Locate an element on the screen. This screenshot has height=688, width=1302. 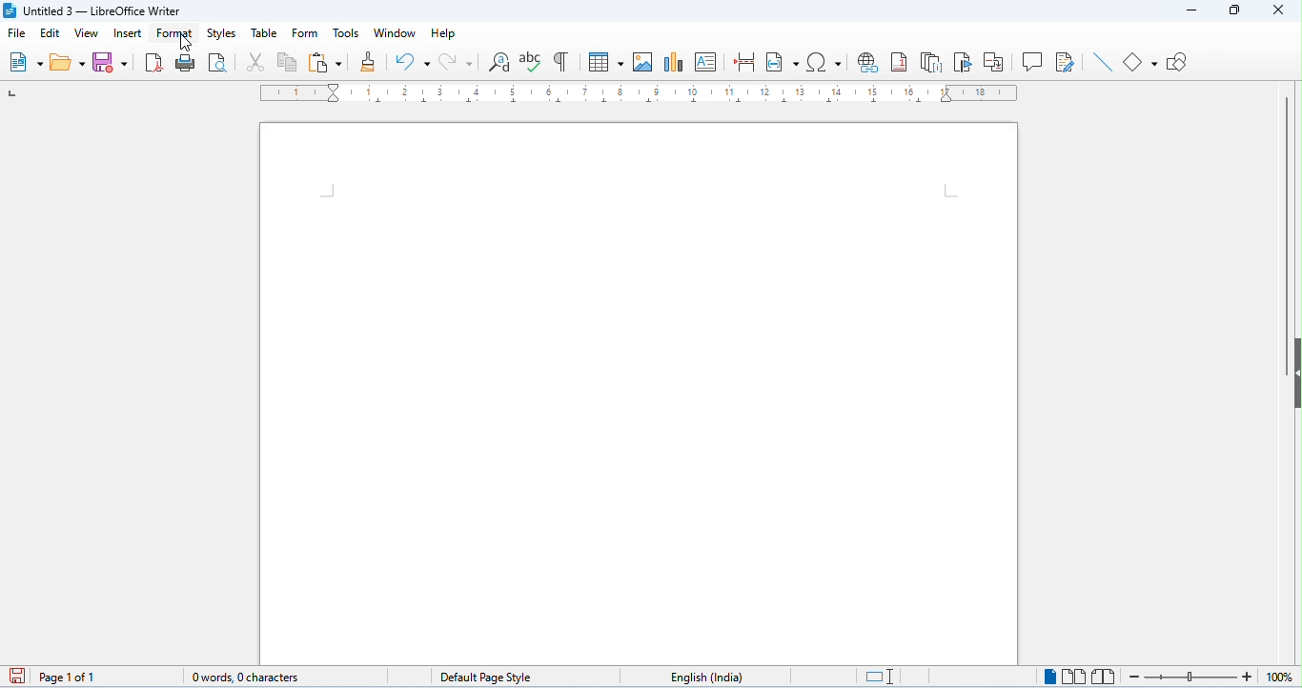
table is located at coordinates (266, 33).